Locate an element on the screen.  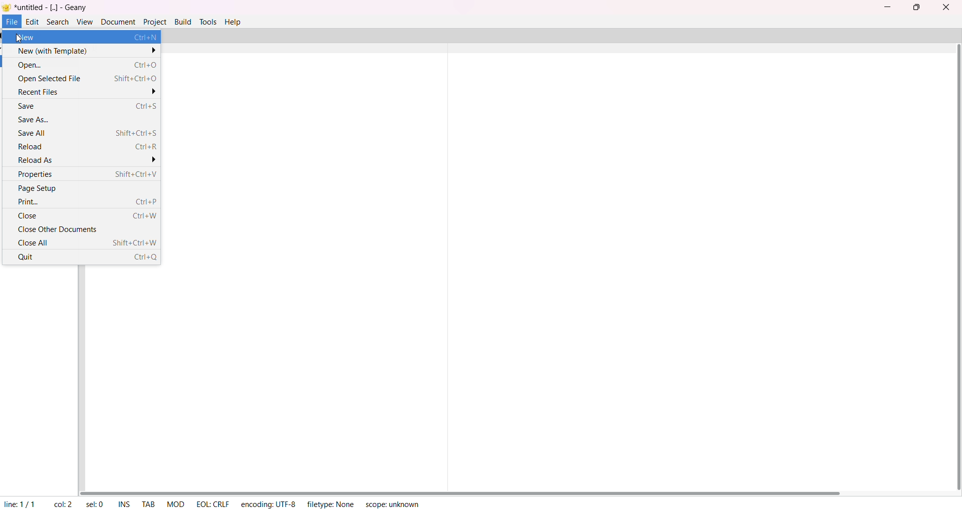
save all Shift+Ctrl+S is located at coordinates (85, 132).